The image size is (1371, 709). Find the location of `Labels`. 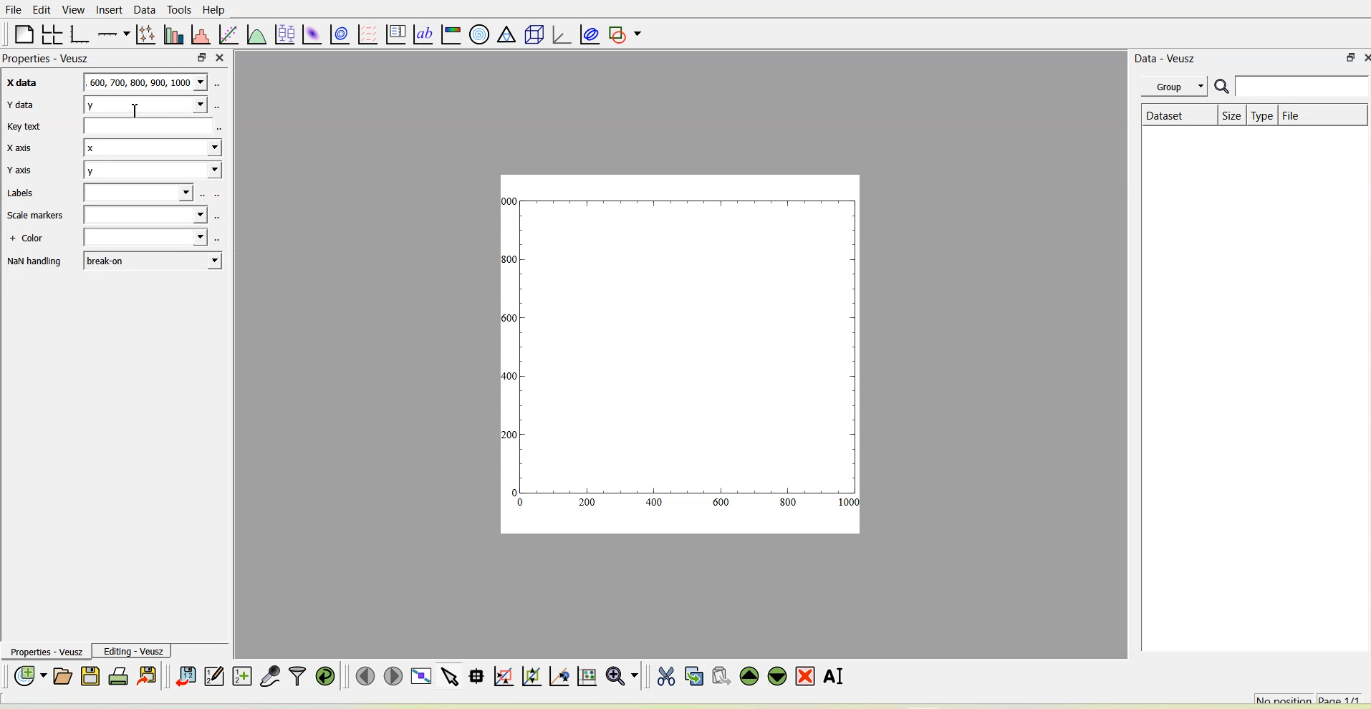

Labels is located at coordinates (21, 193).